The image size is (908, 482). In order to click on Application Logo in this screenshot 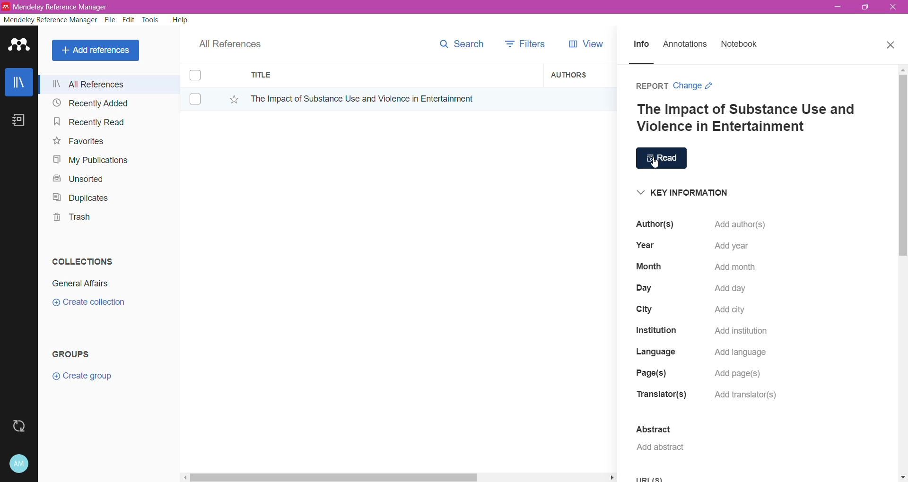, I will do `click(19, 43)`.